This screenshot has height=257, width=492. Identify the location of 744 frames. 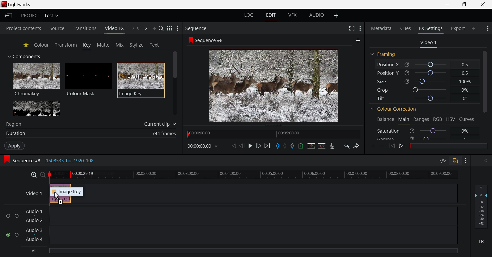
(165, 134).